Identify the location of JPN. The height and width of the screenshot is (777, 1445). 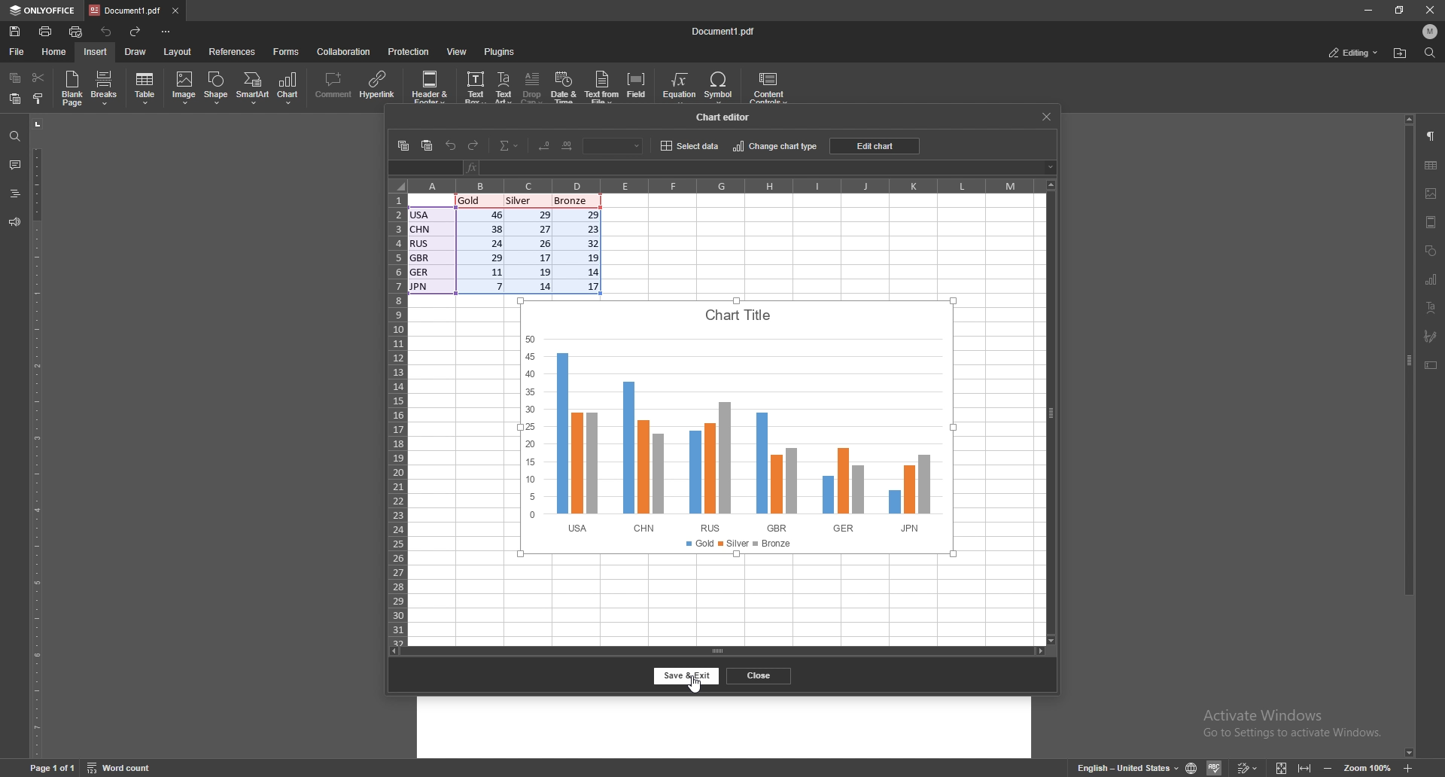
(420, 286).